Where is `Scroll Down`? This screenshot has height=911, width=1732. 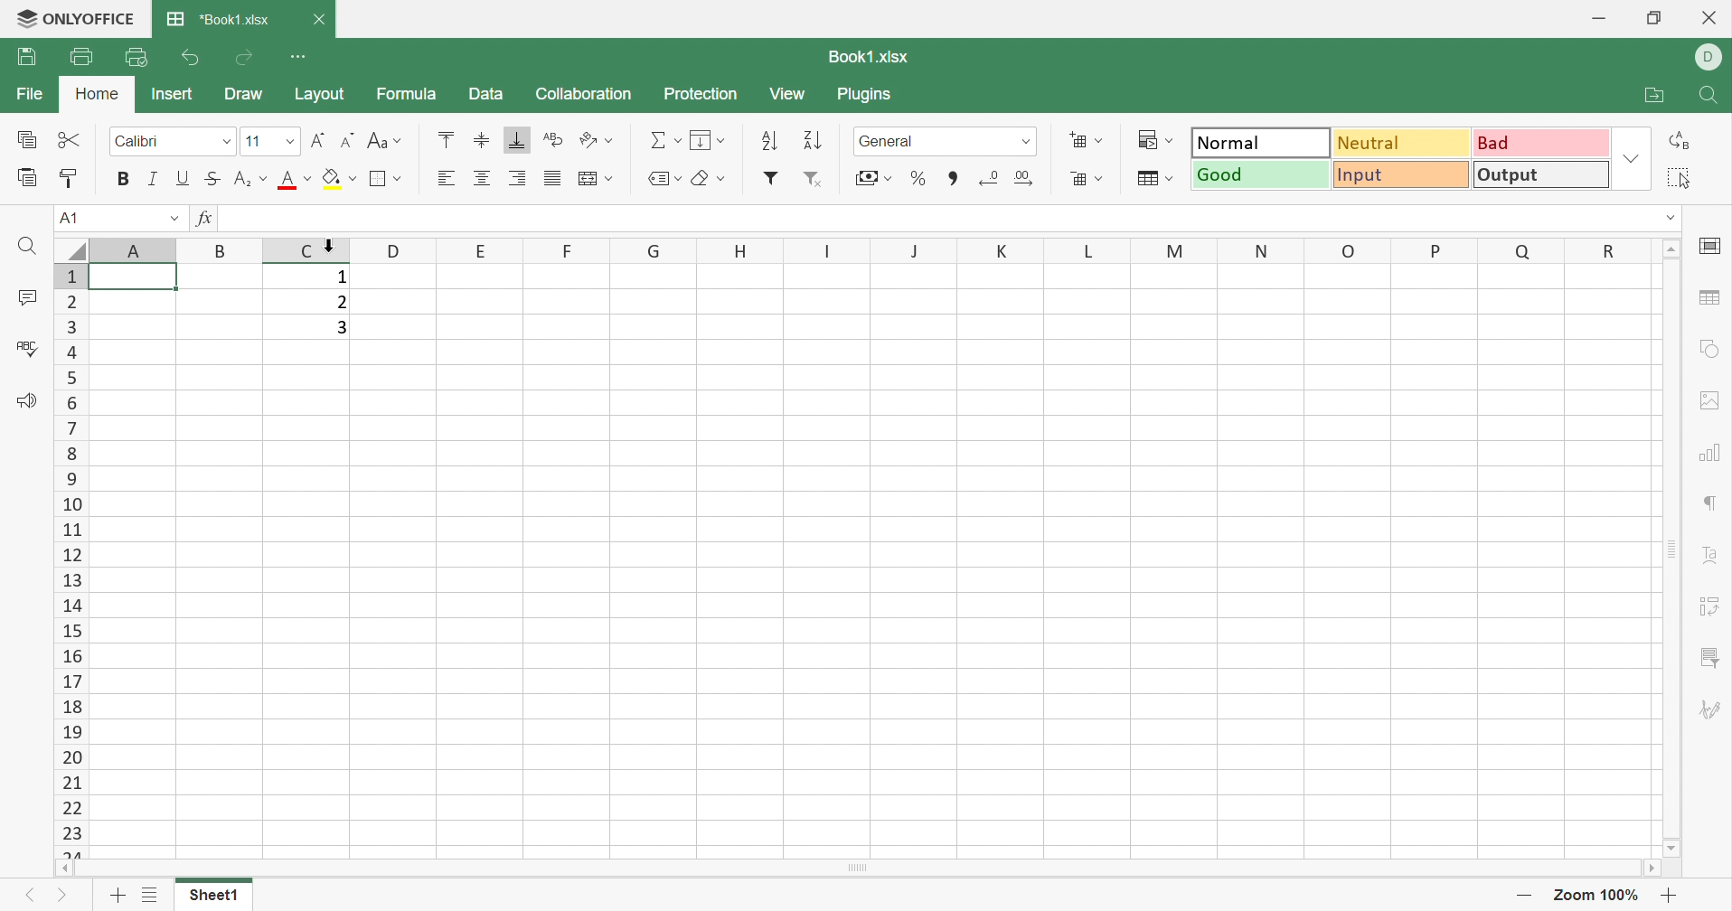
Scroll Down is located at coordinates (1675, 850).